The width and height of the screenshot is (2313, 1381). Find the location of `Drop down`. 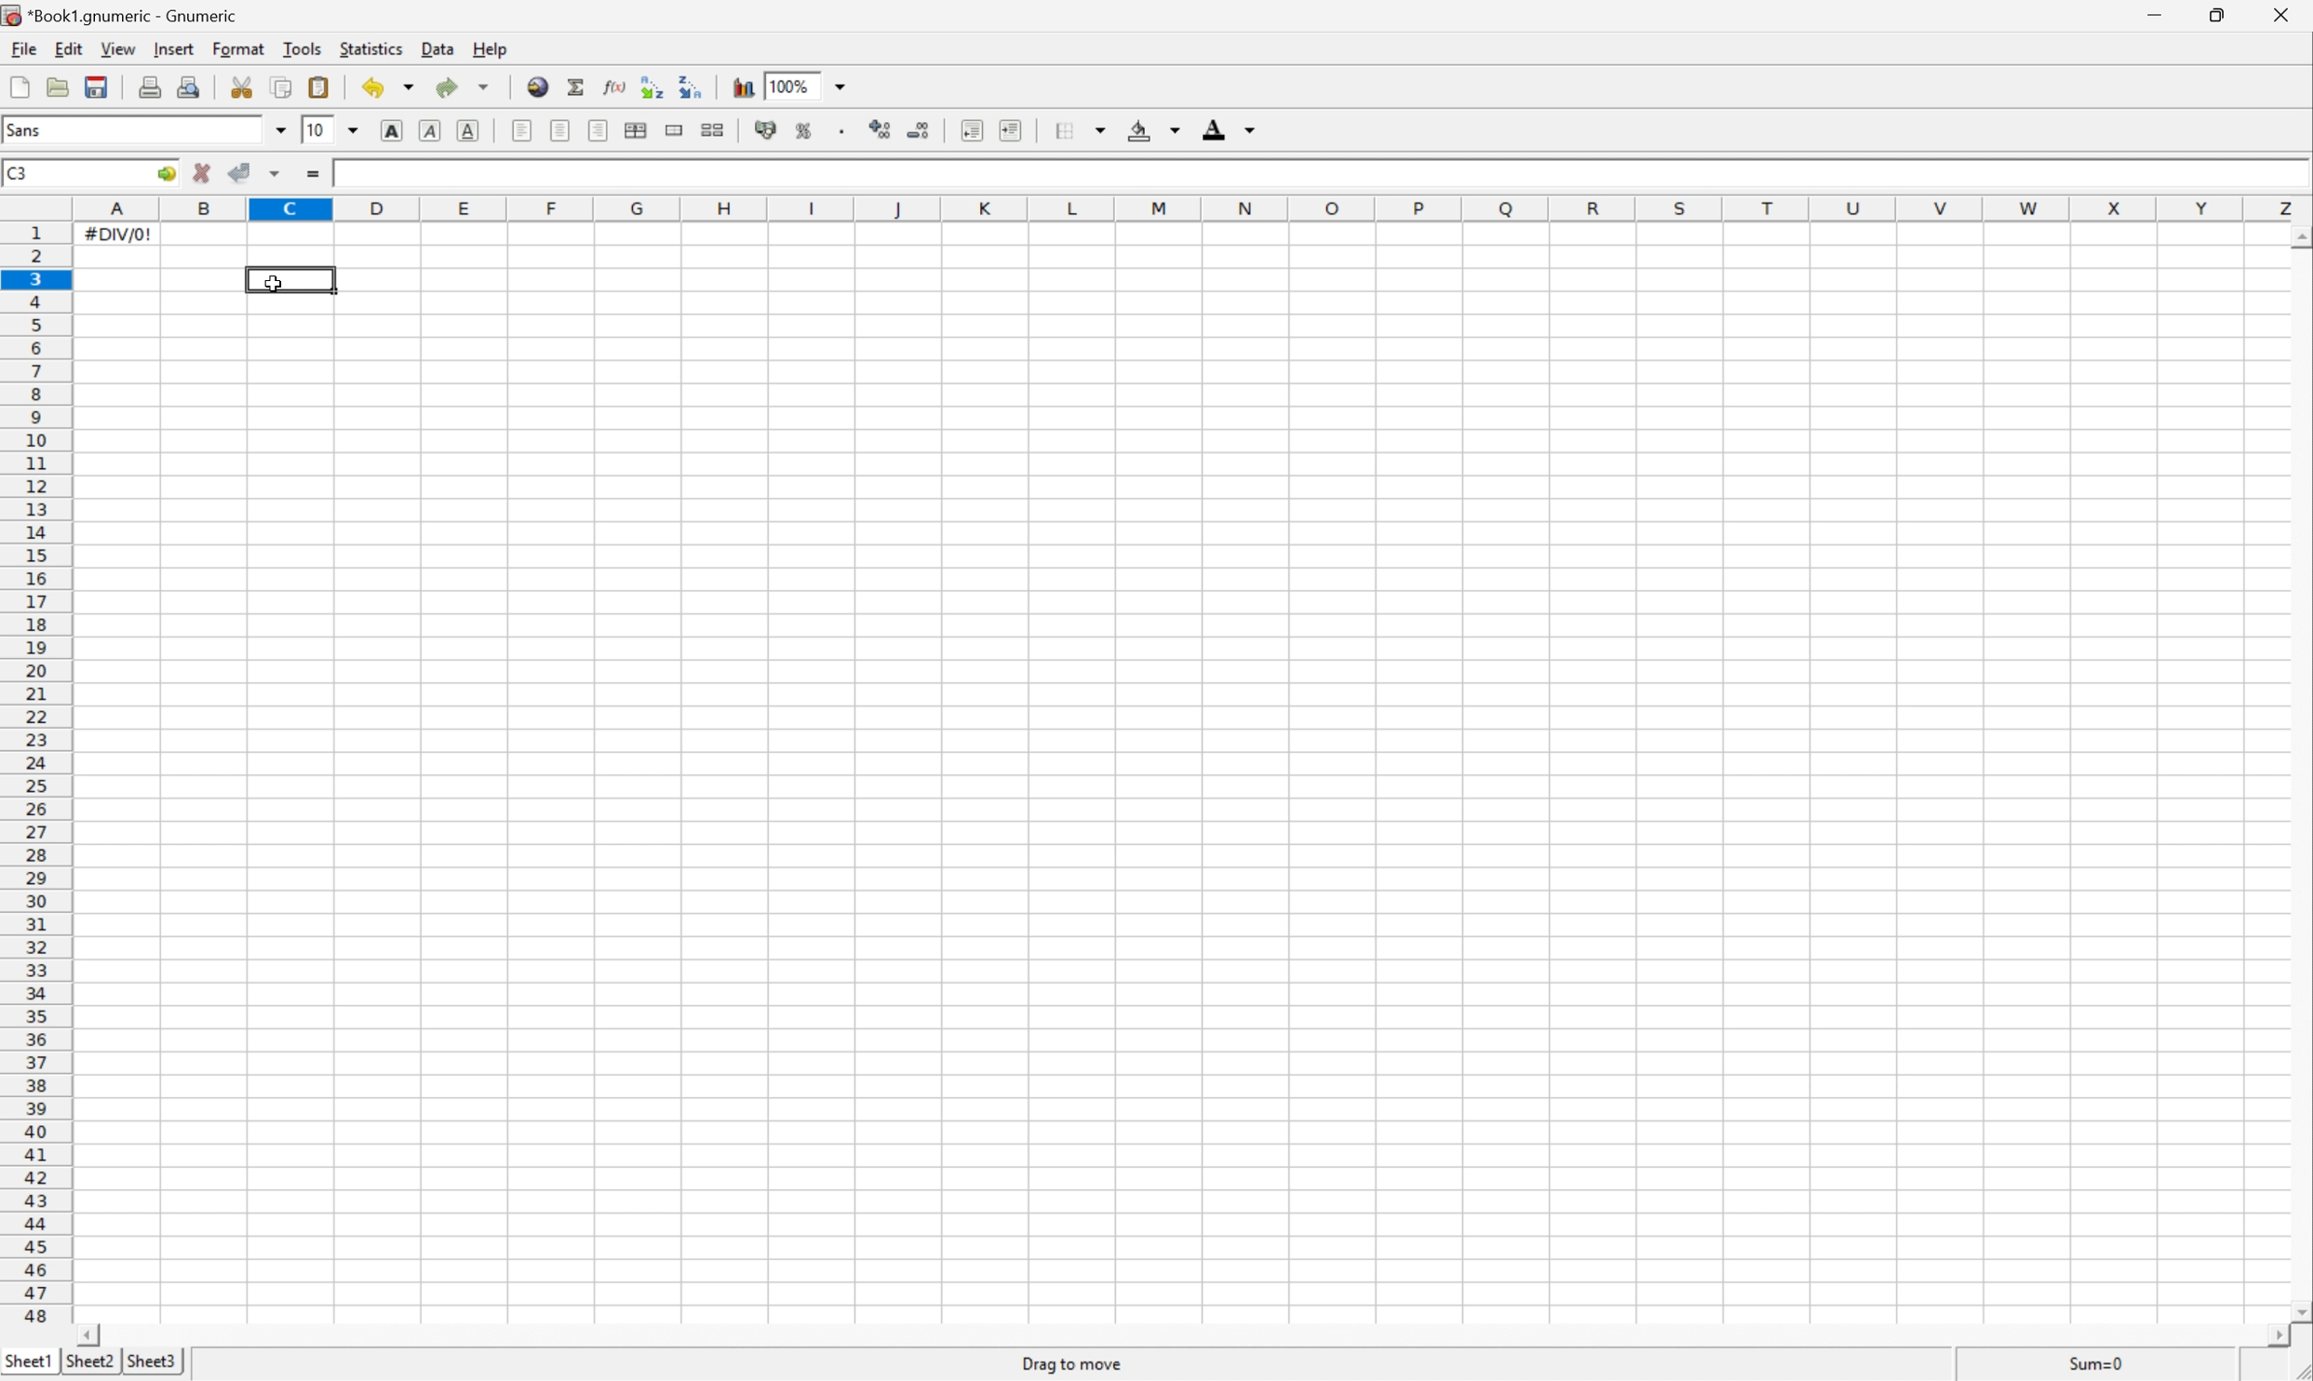

Drop down is located at coordinates (1099, 130).